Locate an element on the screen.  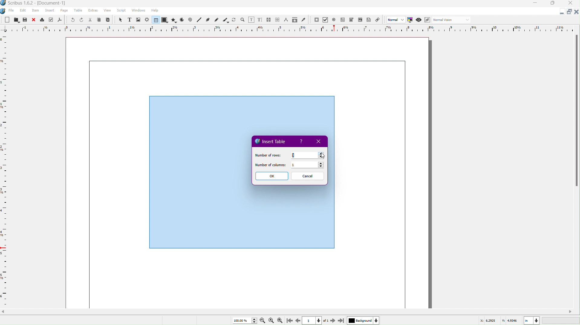
Script is located at coordinates (121, 11).